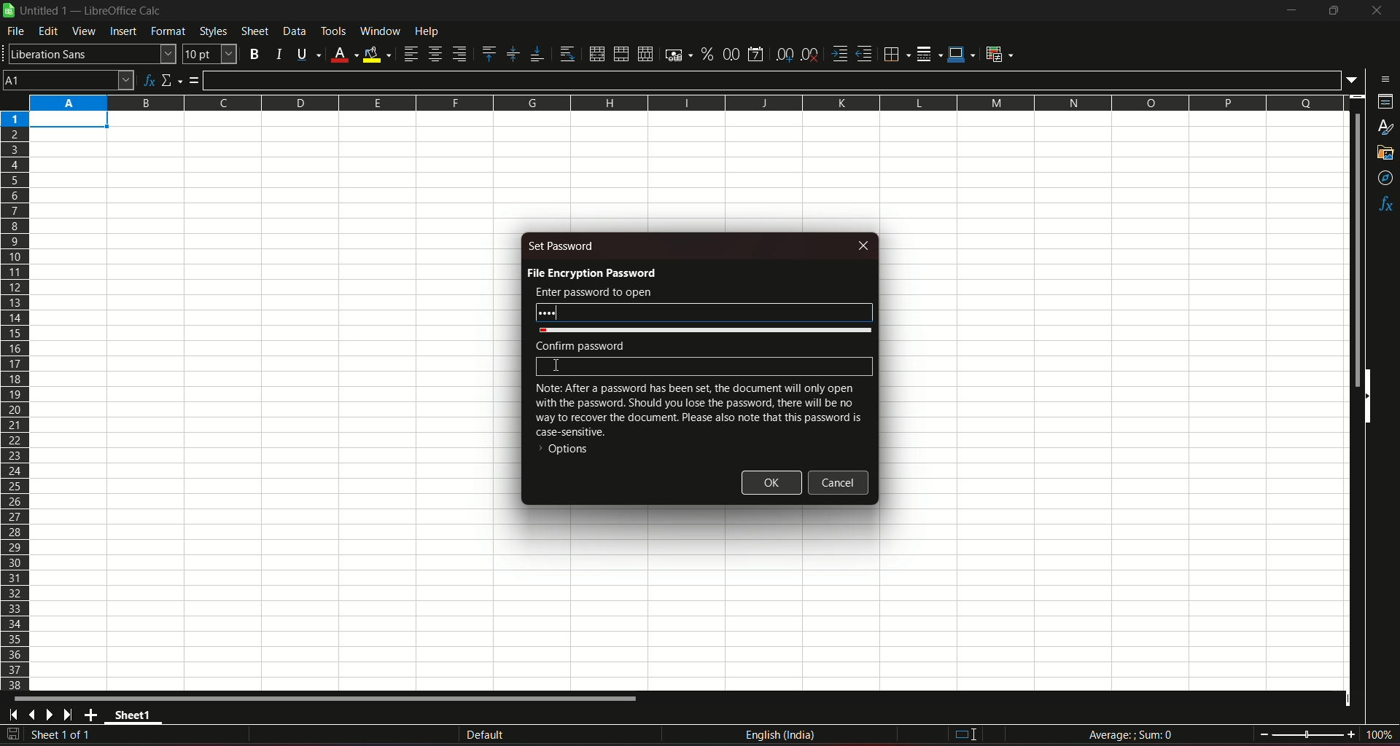 This screenshot has width=1400, height=746. What do you see at coordinates (435, 55) in the screenshot?
I see `align center` at bounding box center [435, 55].